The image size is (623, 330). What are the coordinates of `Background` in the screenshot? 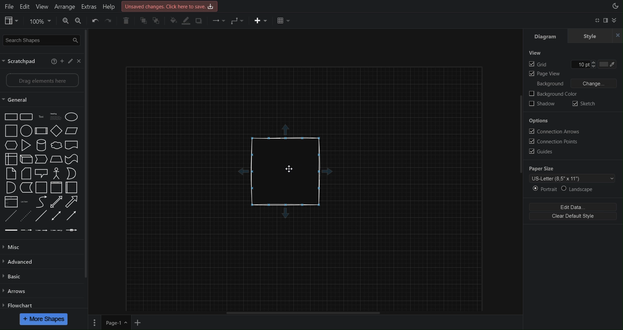 It's located at (550, 83).